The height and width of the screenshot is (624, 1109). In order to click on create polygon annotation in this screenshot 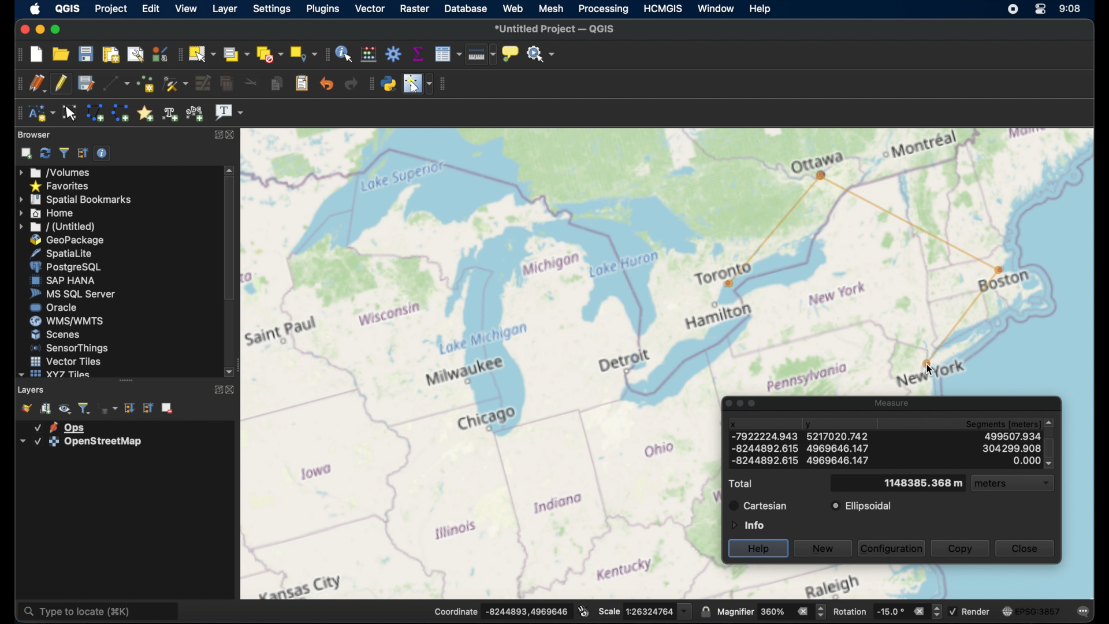, I will do `click(95, 113)`.